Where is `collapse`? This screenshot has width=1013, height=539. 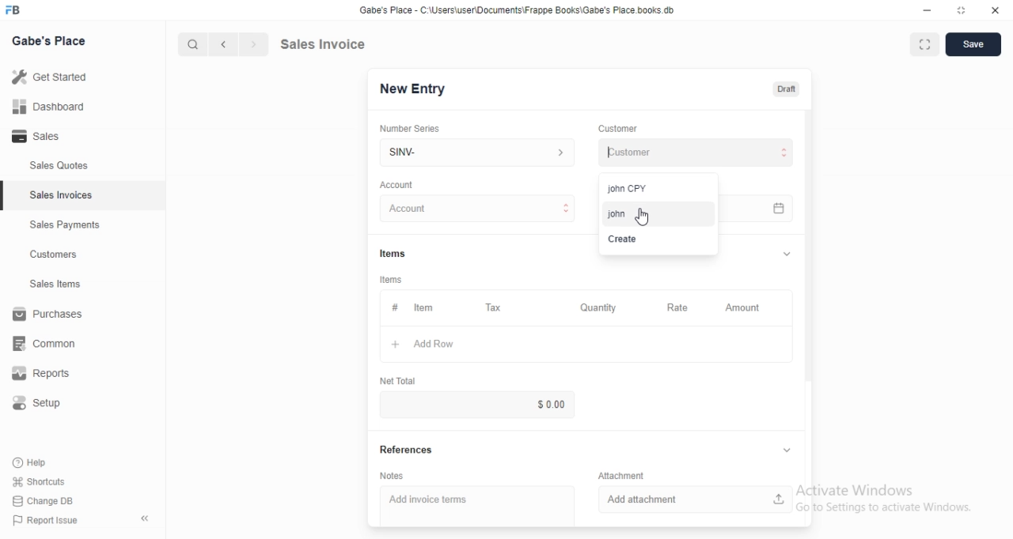
collapse is located at coordinates (146, 518).